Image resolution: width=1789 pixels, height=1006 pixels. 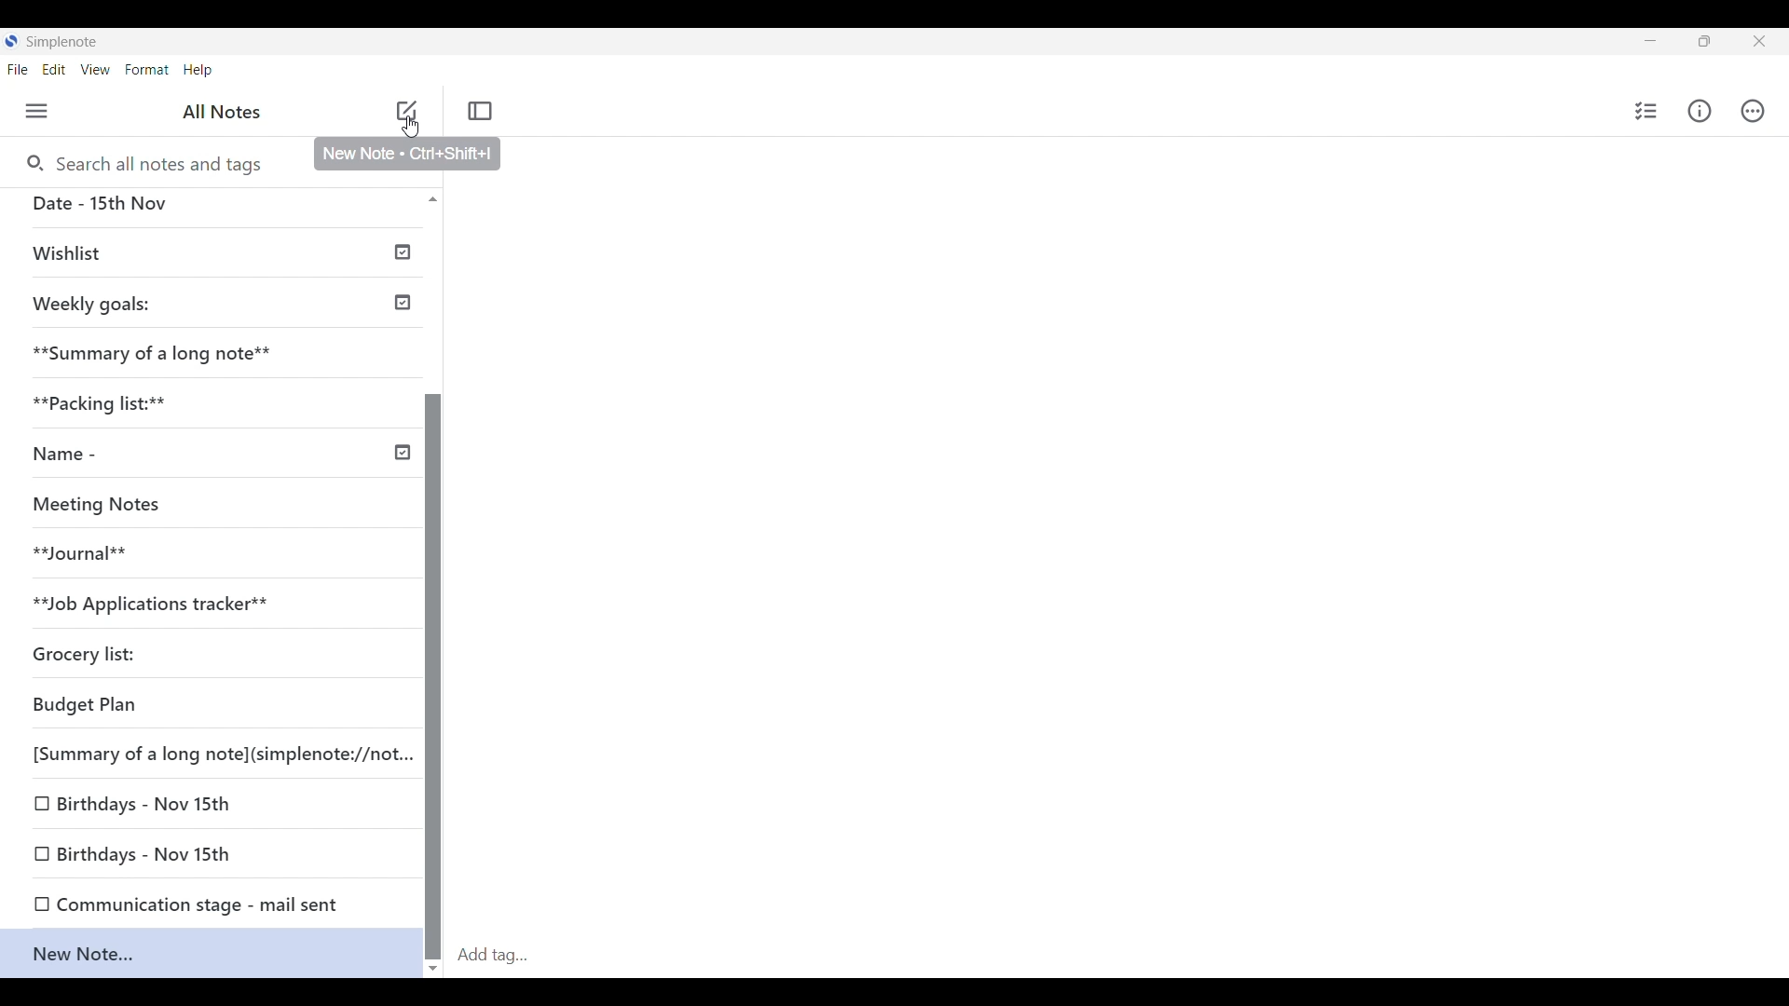 What do you see at coordinates (96, 69) in the screenshot?
I see `Views menu` at bounding box center [96, 69].